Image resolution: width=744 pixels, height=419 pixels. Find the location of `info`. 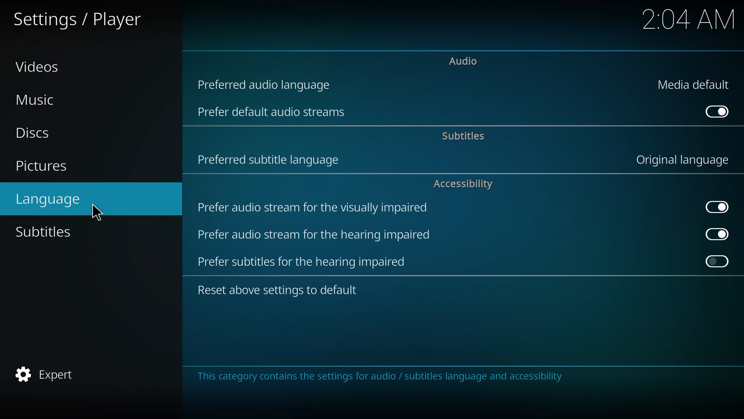

info is located at coordinates (380, 377).